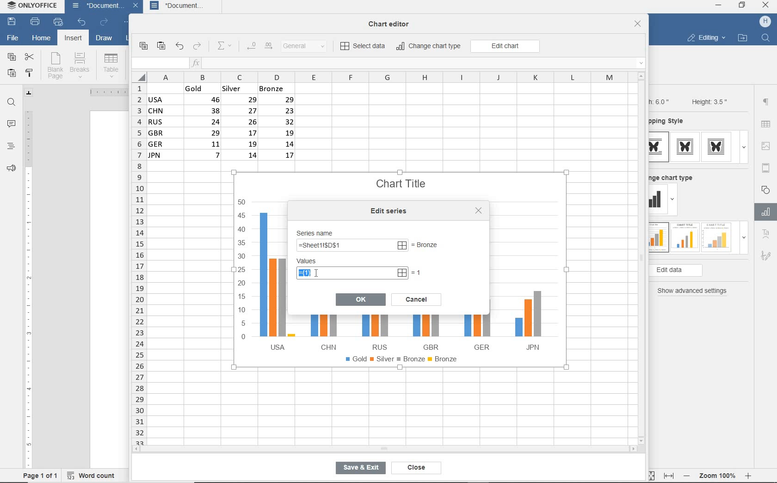 The height and width of the screenshot is (483, 777). Describe the element at coordinates (644, 258) in the screenshot. I see `vertical scroll bar` at that location.